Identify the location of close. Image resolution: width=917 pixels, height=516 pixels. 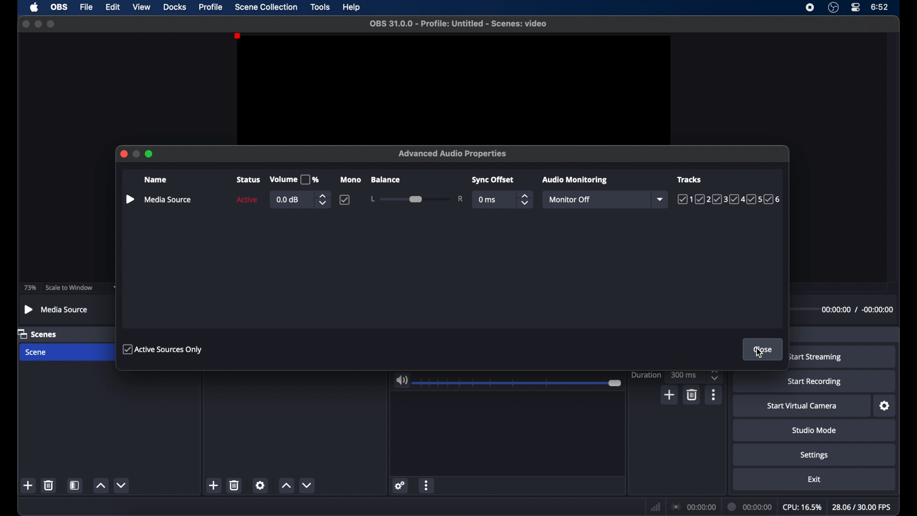
(123, 154).